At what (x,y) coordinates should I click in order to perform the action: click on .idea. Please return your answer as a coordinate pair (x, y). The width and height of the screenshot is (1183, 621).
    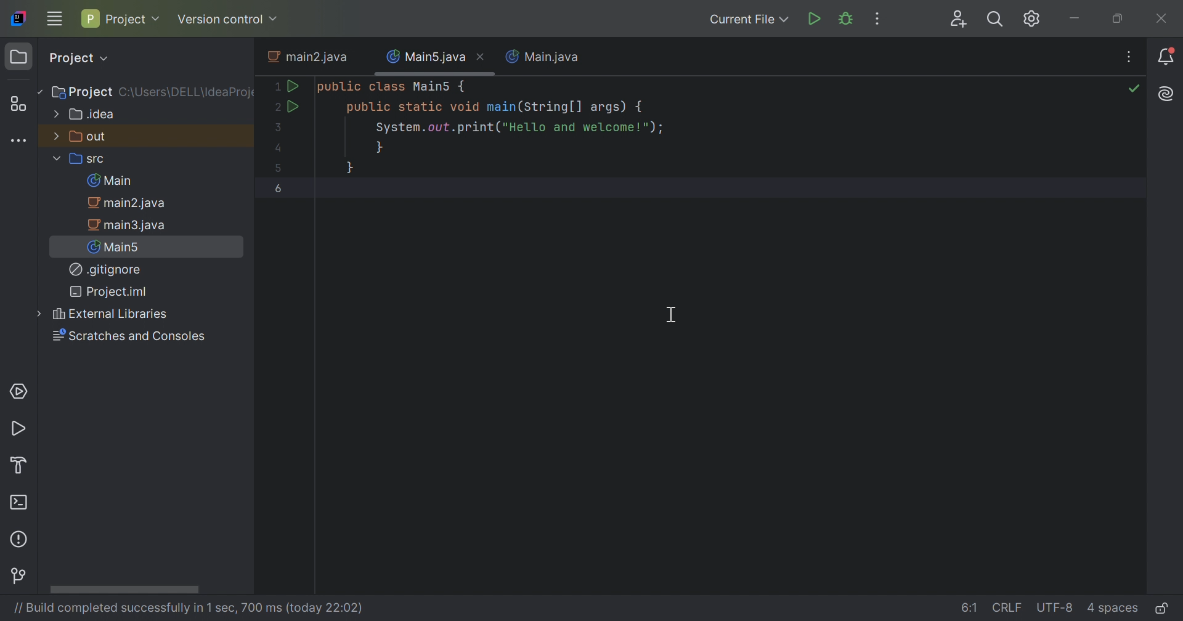
    Looking at the image, I should click on (86, 115).